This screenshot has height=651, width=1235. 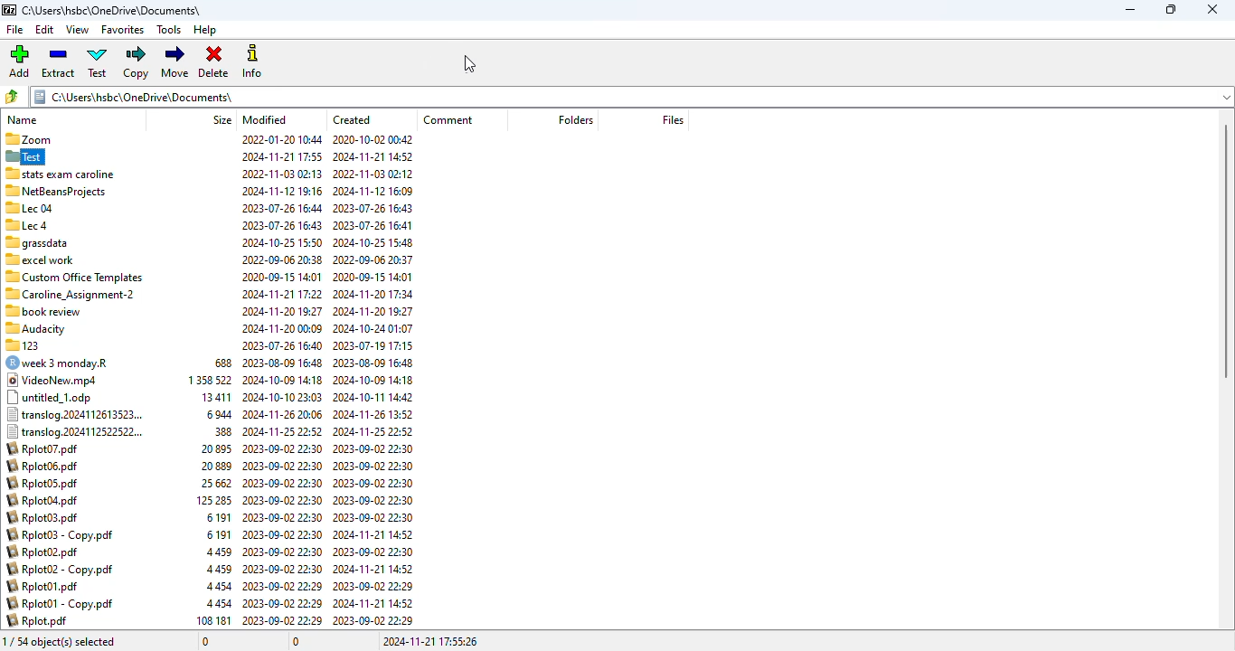 I want to click on file, so click(x=14, y=30).